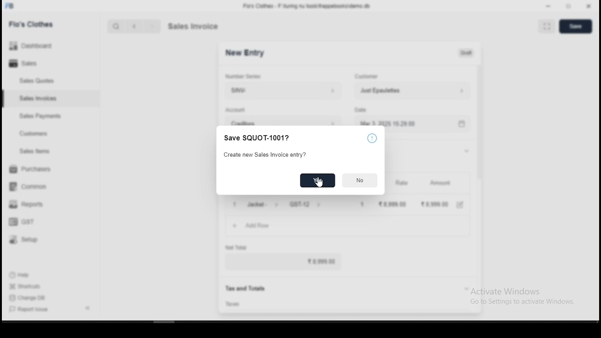  Describe the element at coordinates (317, 180) in the screenshot. I see `cursor` at that location.